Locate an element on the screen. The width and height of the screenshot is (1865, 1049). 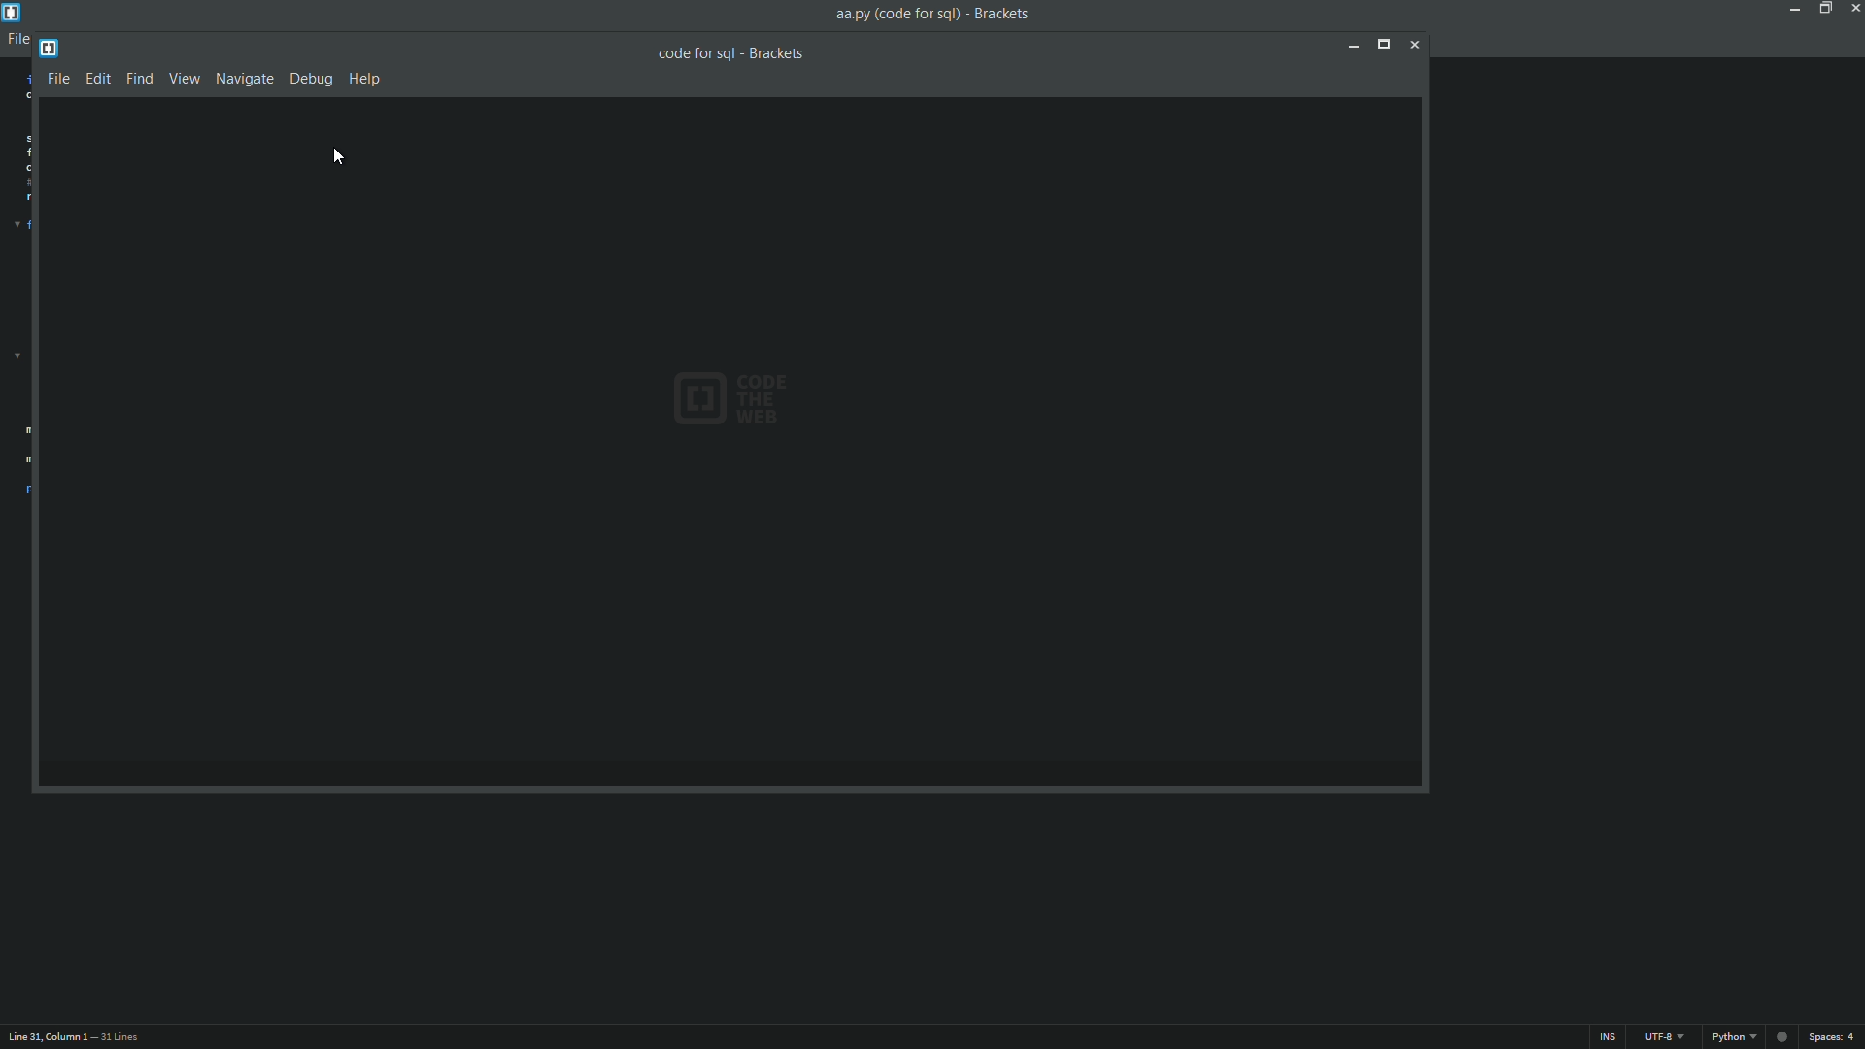
logo is located at coordinates (50, 47).